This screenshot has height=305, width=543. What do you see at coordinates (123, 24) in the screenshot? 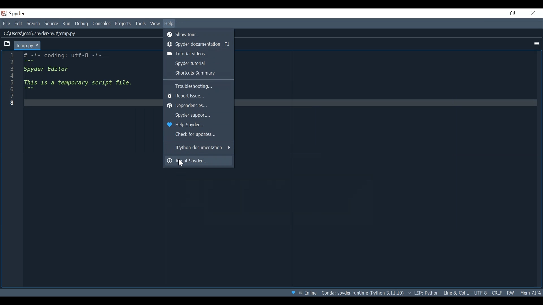
I see `Projects` at bounding box center [123, 24].